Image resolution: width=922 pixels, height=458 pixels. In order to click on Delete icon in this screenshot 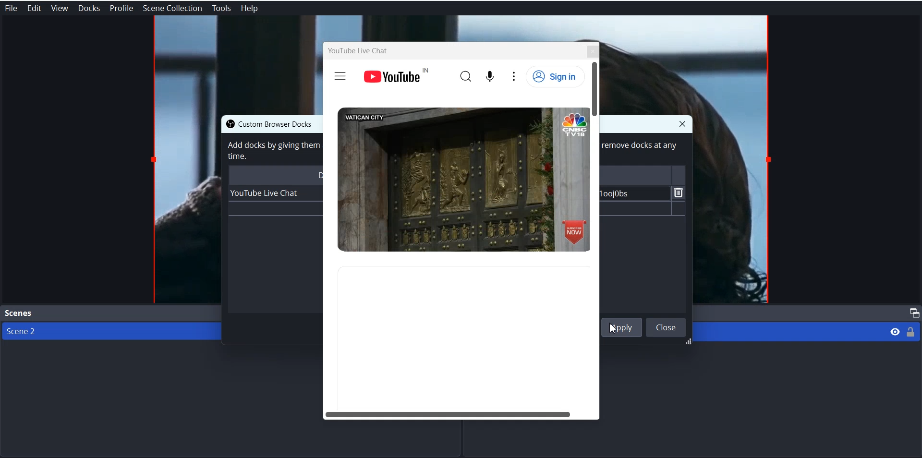, I will do `click(679, 193)`.